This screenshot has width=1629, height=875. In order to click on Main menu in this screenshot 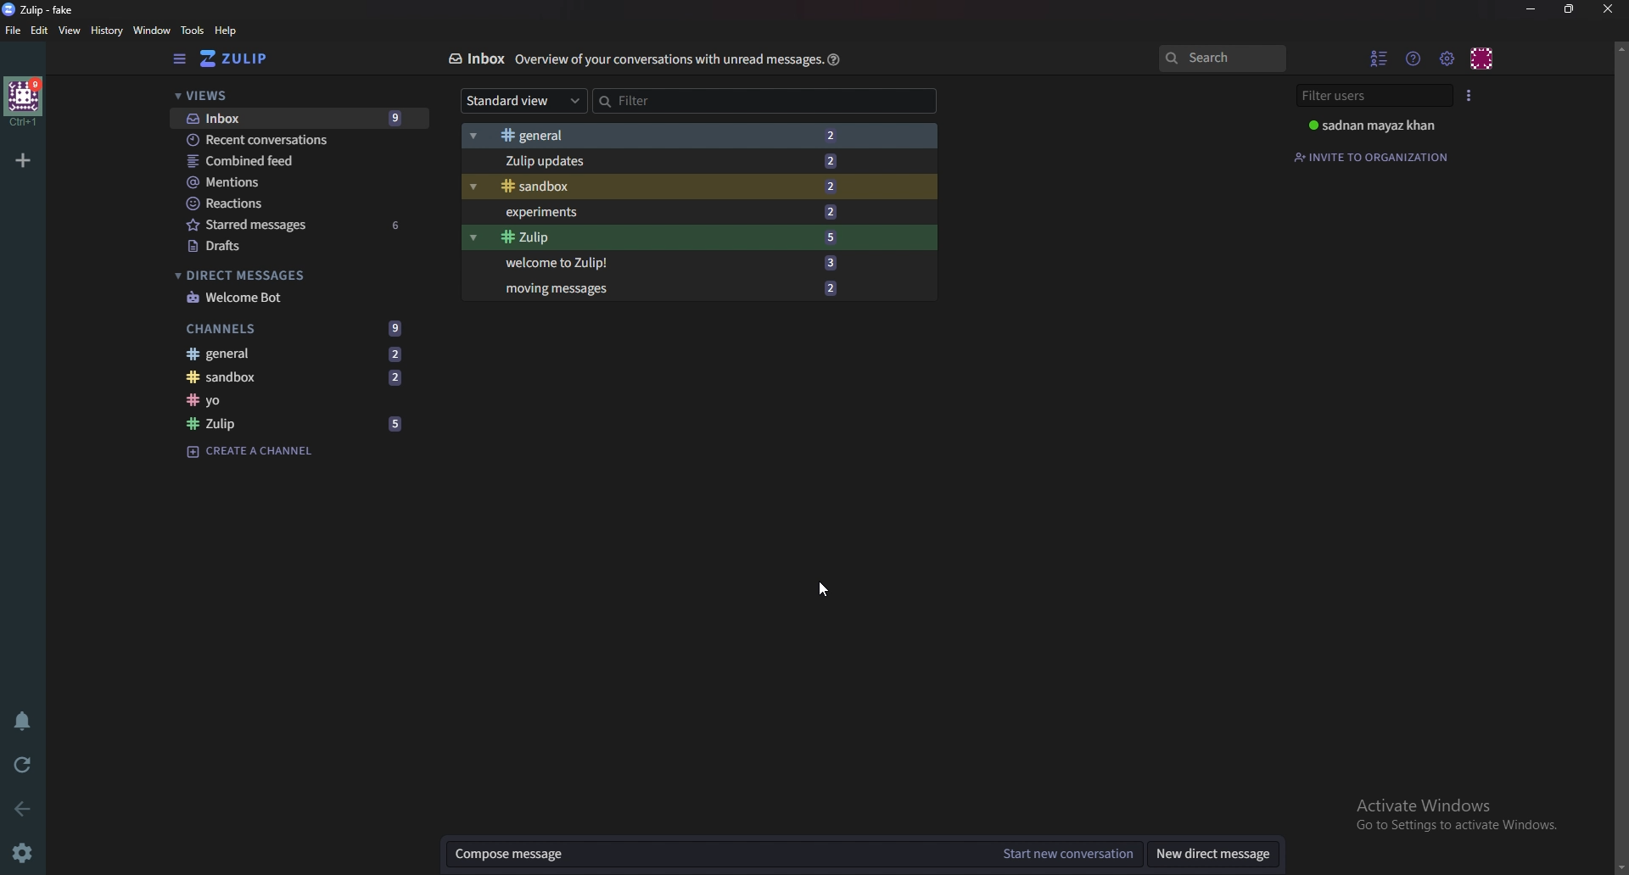, I will do `click(1446, 58)`.